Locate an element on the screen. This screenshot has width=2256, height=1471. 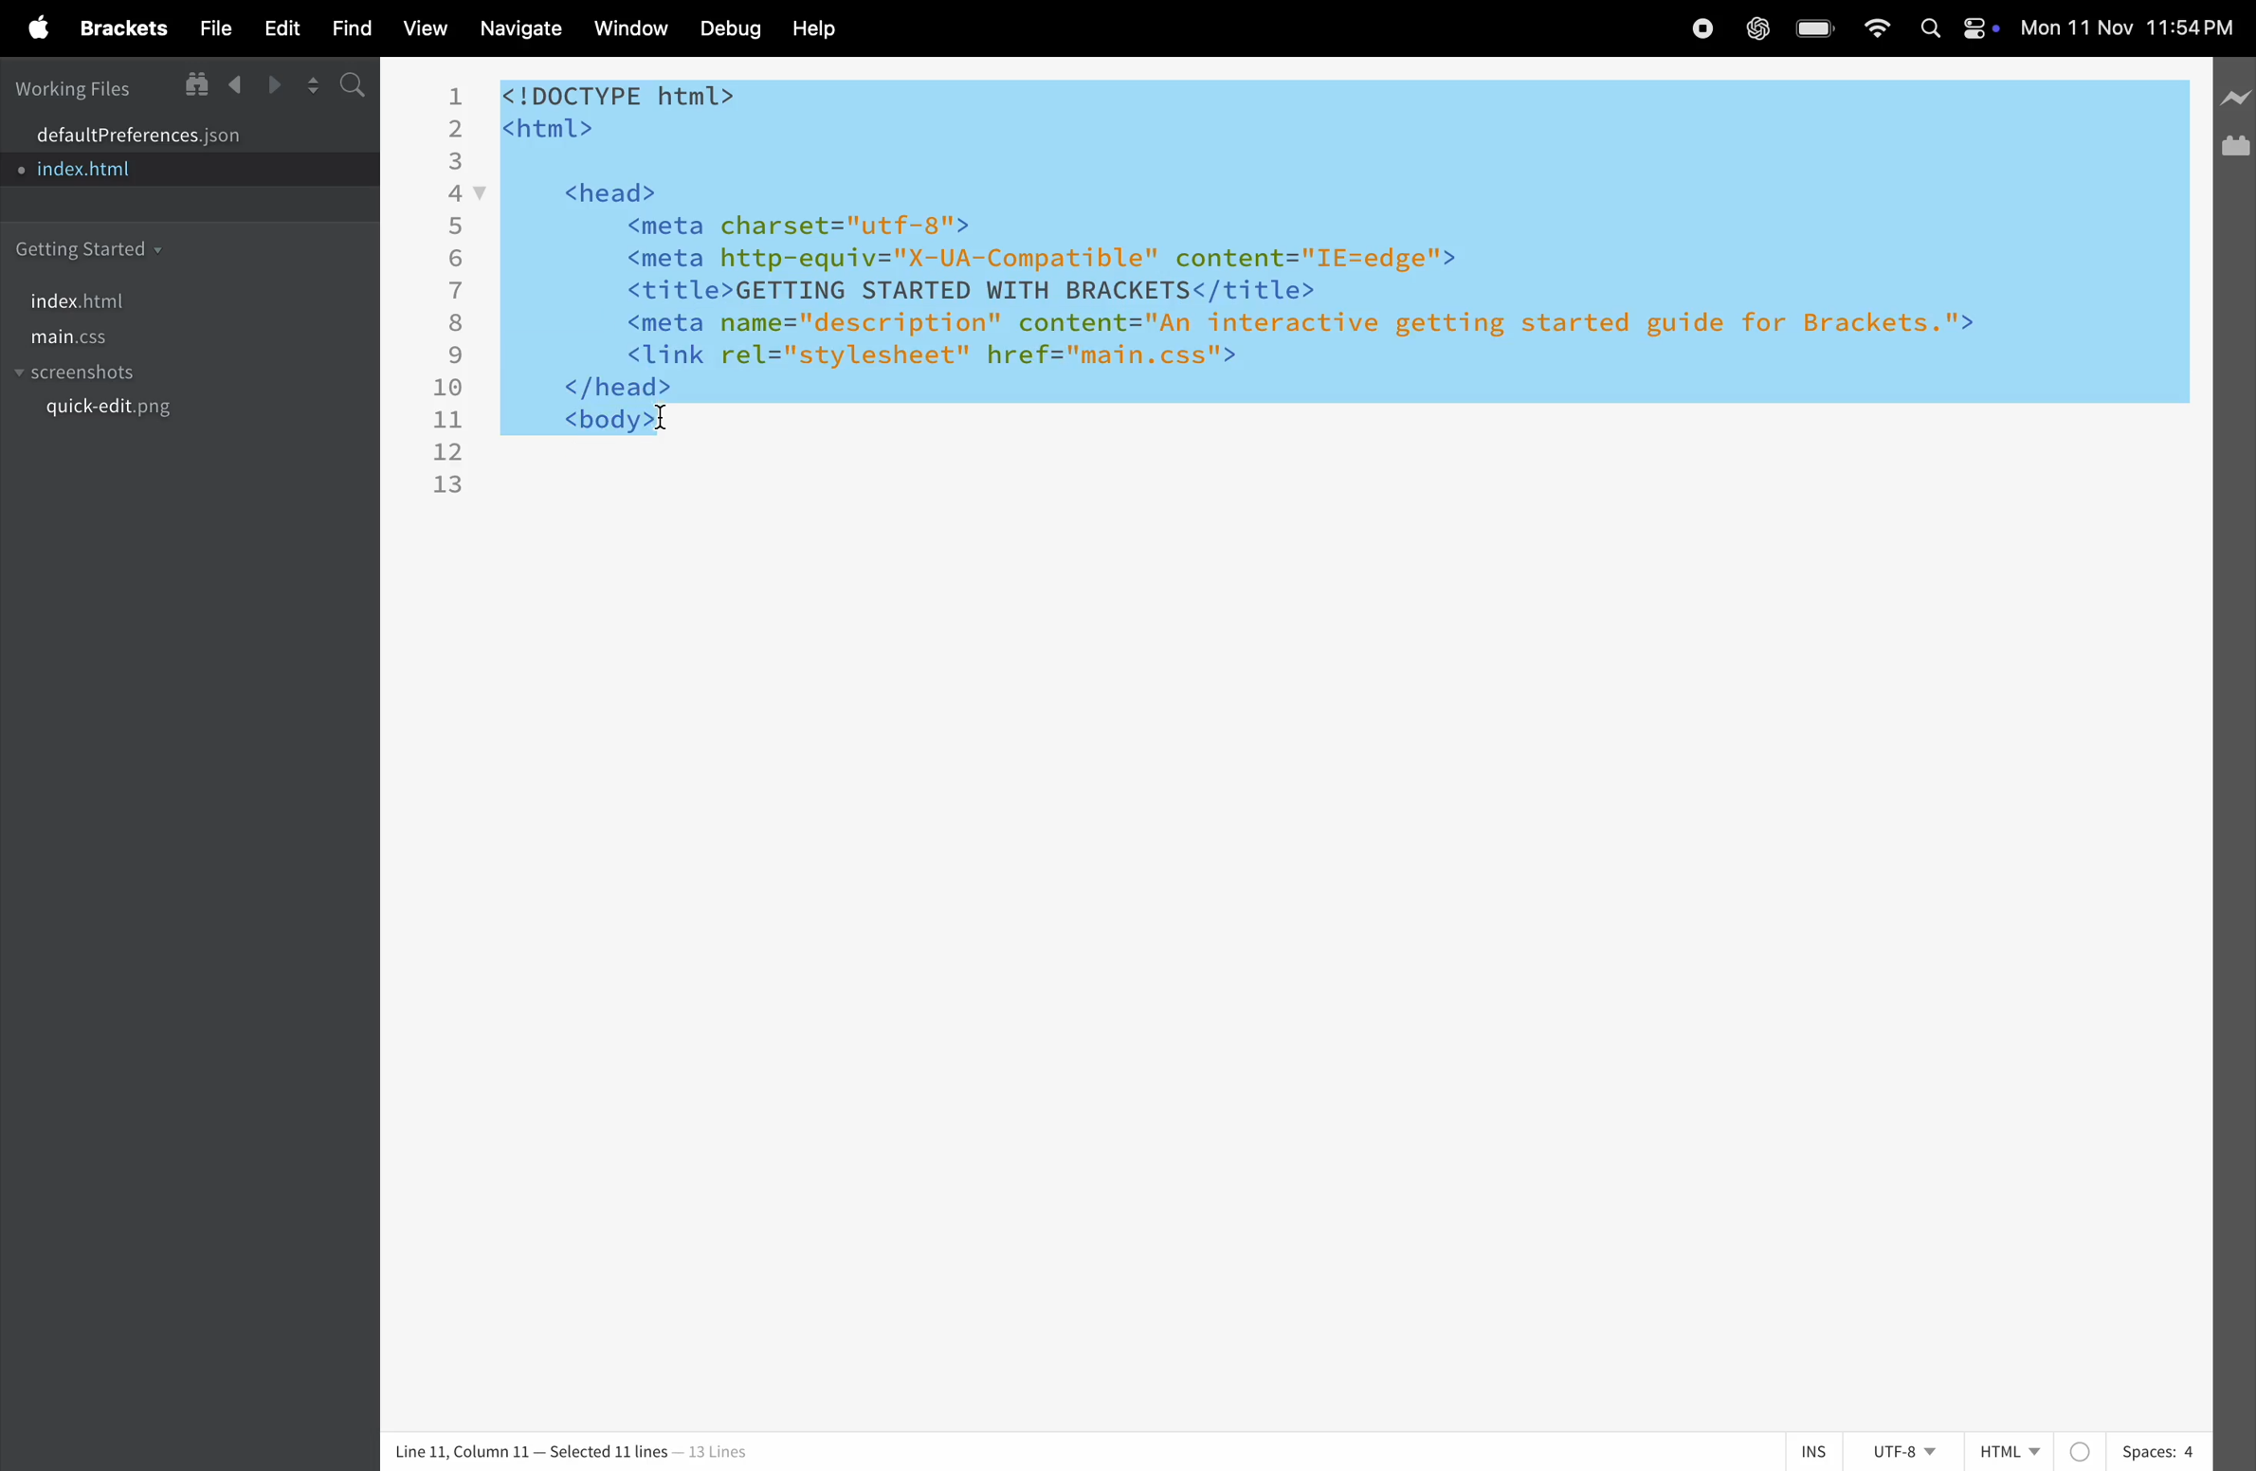
html is located at coordinates (2035, 1447).